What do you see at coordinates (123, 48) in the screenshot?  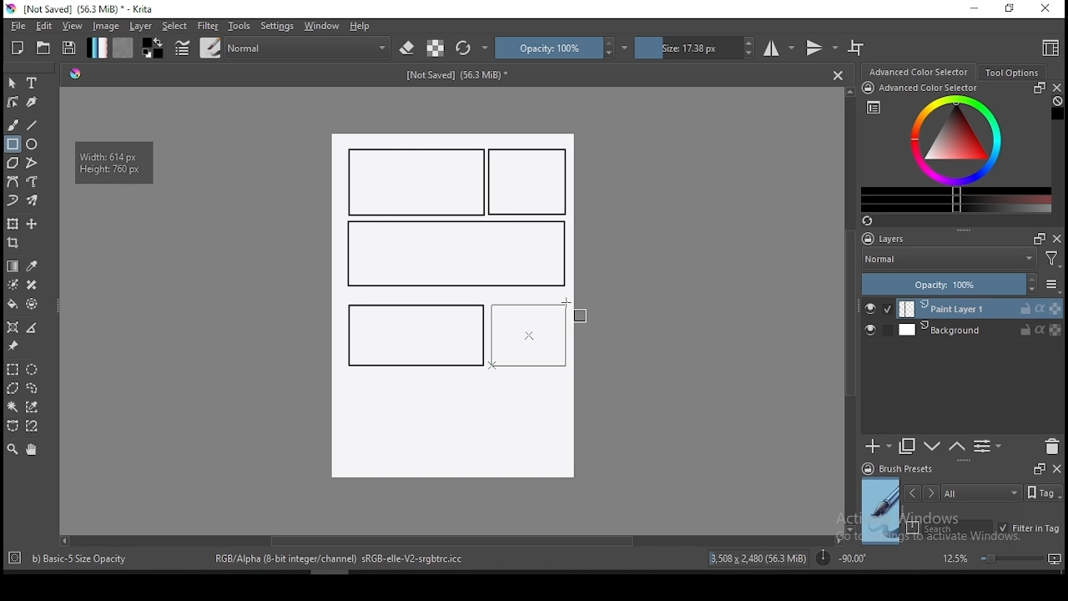 I see `pattern` at bounding box center [123, 48].